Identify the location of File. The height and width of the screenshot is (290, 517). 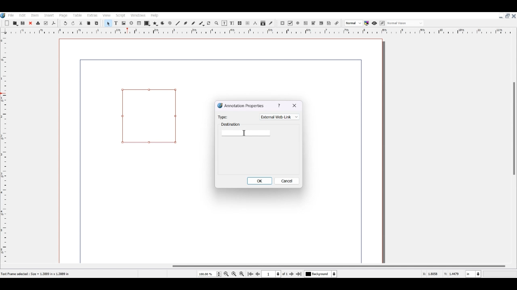
(12, 15).